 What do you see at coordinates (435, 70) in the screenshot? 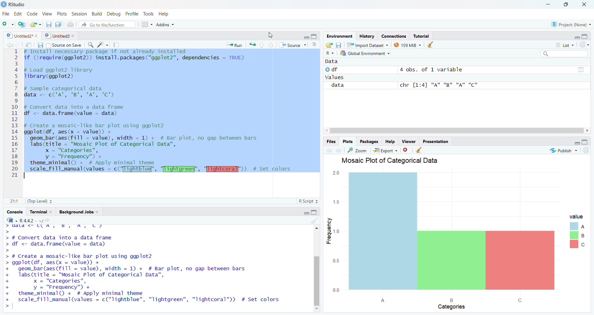
I see `4 obs. of 1 variable` at bounding box center [435, 70].